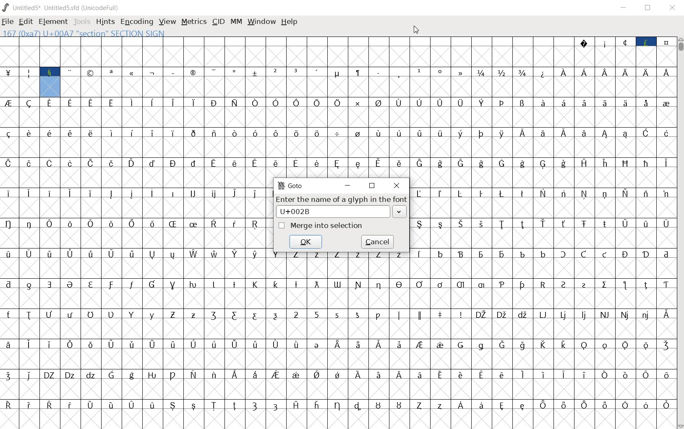 The width and height of the screenshot is (684, 429). I want to click on Untitled1 Untitled1.sfd (UnicodeFull), so click(63, 8).